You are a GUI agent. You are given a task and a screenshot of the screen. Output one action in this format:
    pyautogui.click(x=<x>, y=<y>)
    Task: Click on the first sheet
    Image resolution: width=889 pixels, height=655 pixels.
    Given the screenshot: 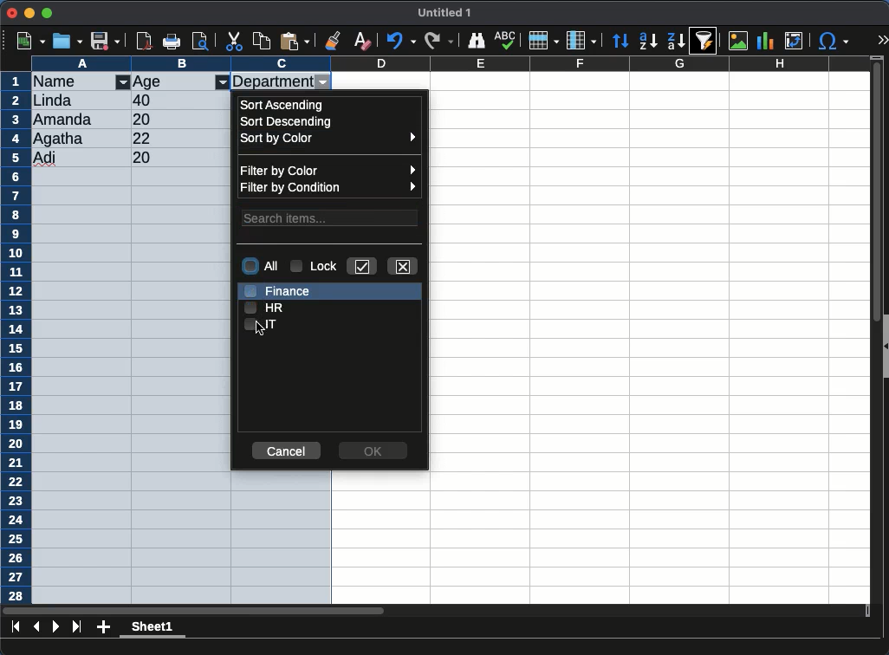 What is the action you would take?
    pyautogui.click(x=16, y=626)
    